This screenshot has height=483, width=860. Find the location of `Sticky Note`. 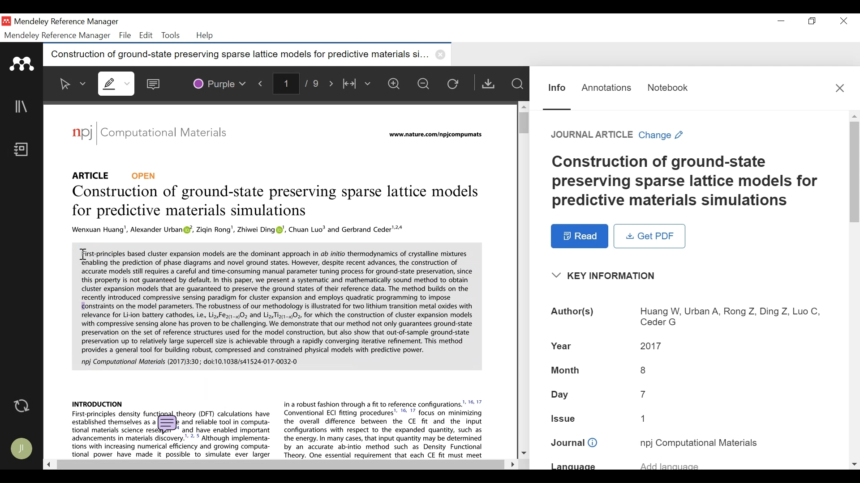

Sticky Note is located at coordinates (155, 82).